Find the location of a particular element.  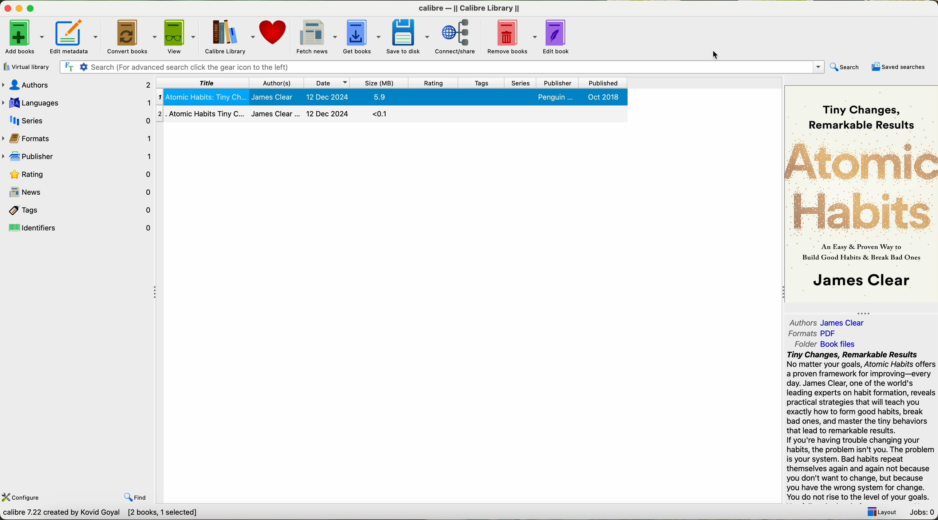

languages is located at coordinates (78, 103).